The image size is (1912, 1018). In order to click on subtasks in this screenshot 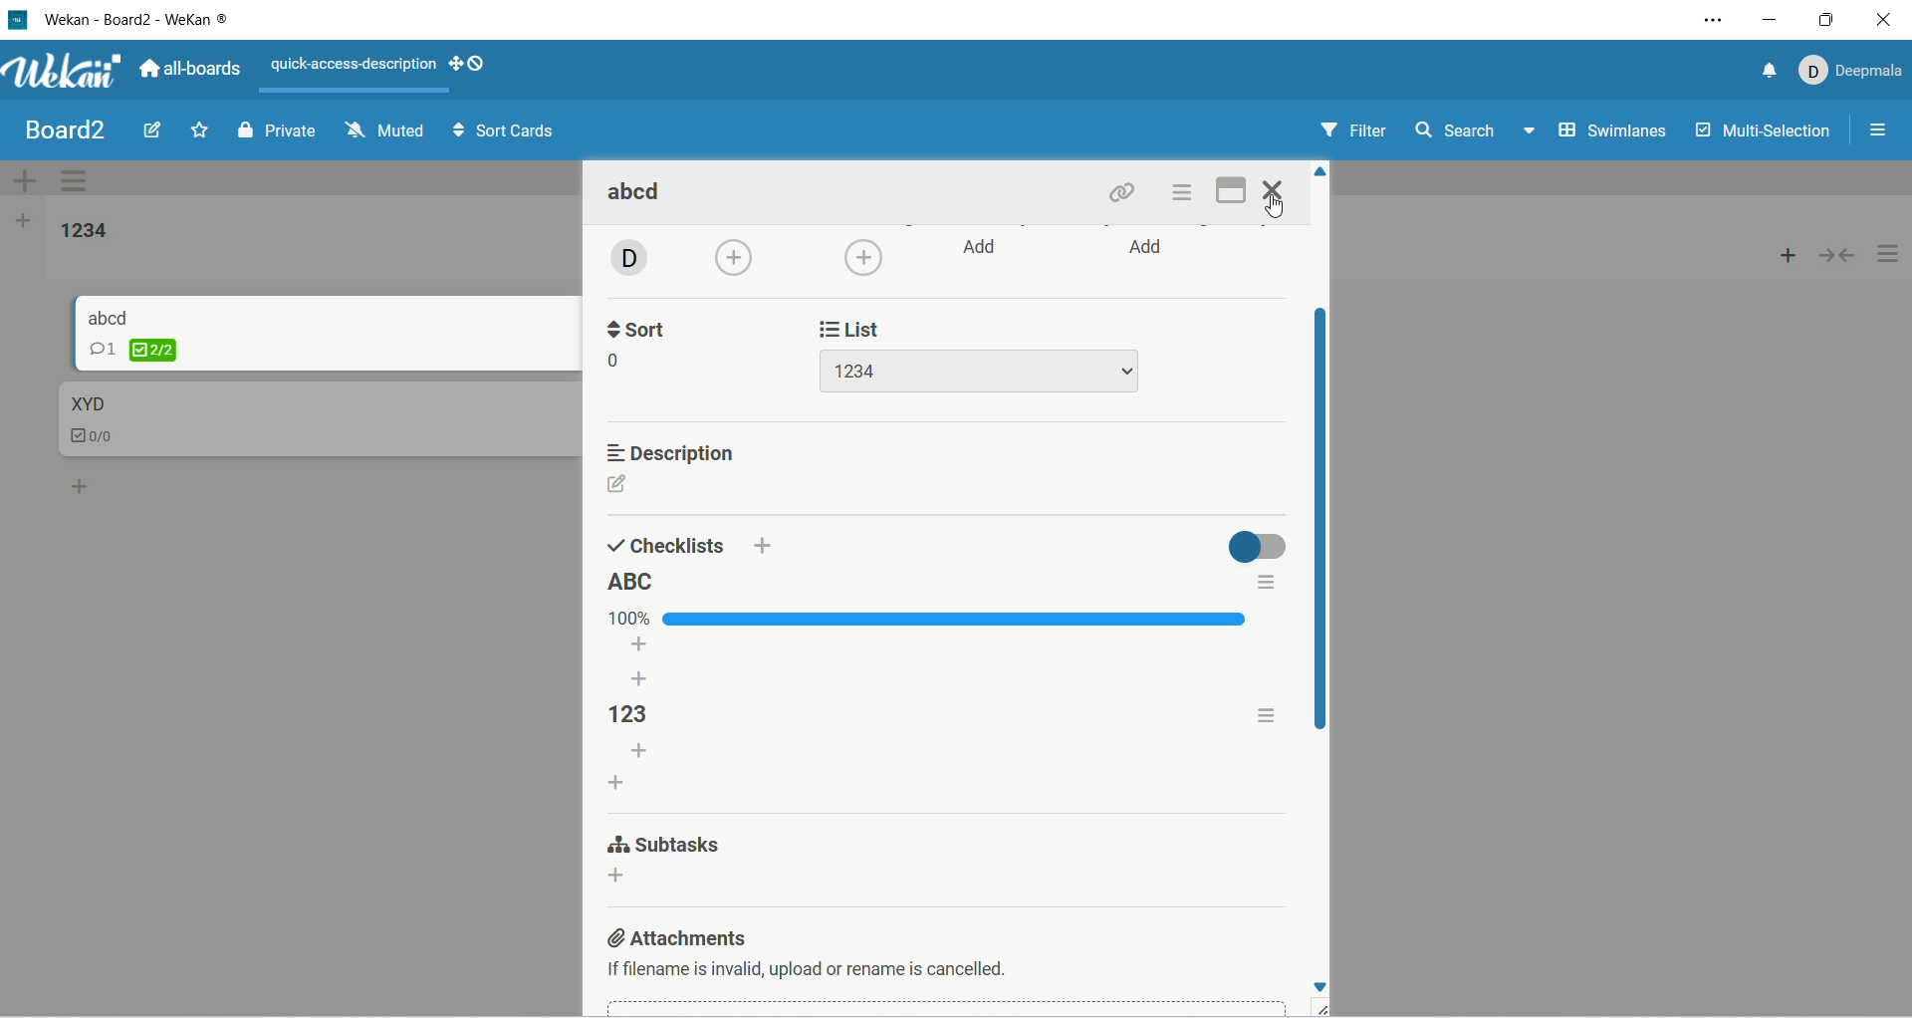, I will do `click(670, 842)`.